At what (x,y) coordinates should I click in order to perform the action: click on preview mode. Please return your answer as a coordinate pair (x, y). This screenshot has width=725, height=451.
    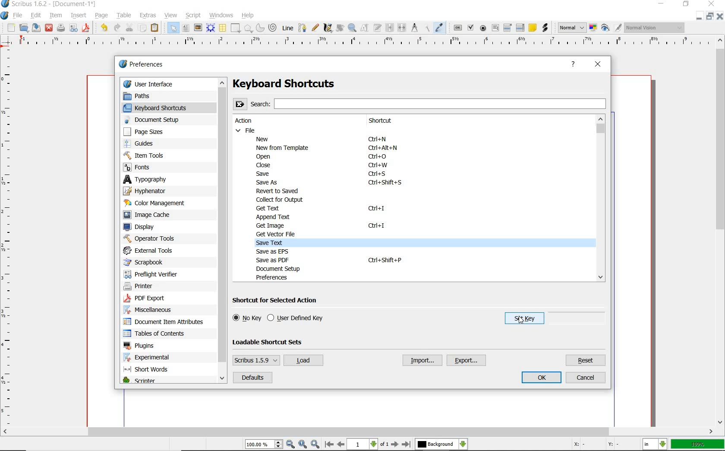
    Looking at the image, I should click on (611, 28).